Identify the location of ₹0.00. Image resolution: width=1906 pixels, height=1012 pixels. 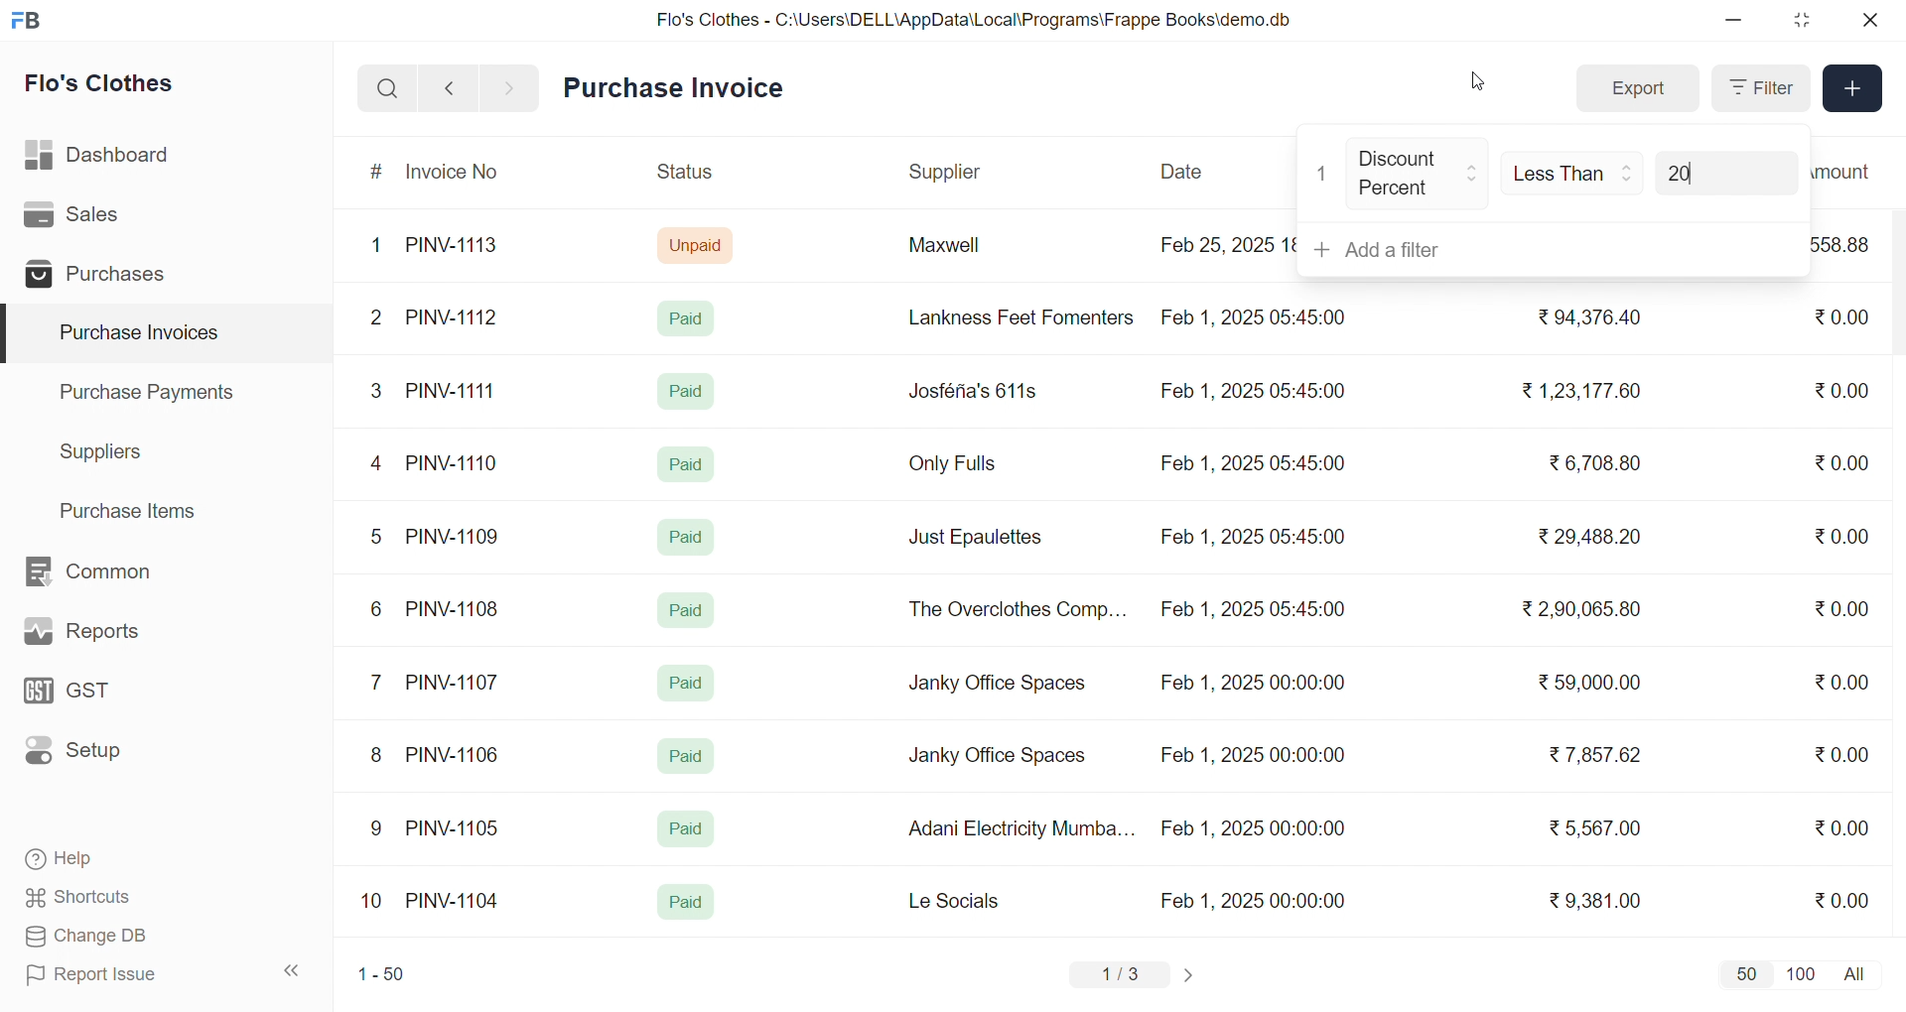
(1840, 611).